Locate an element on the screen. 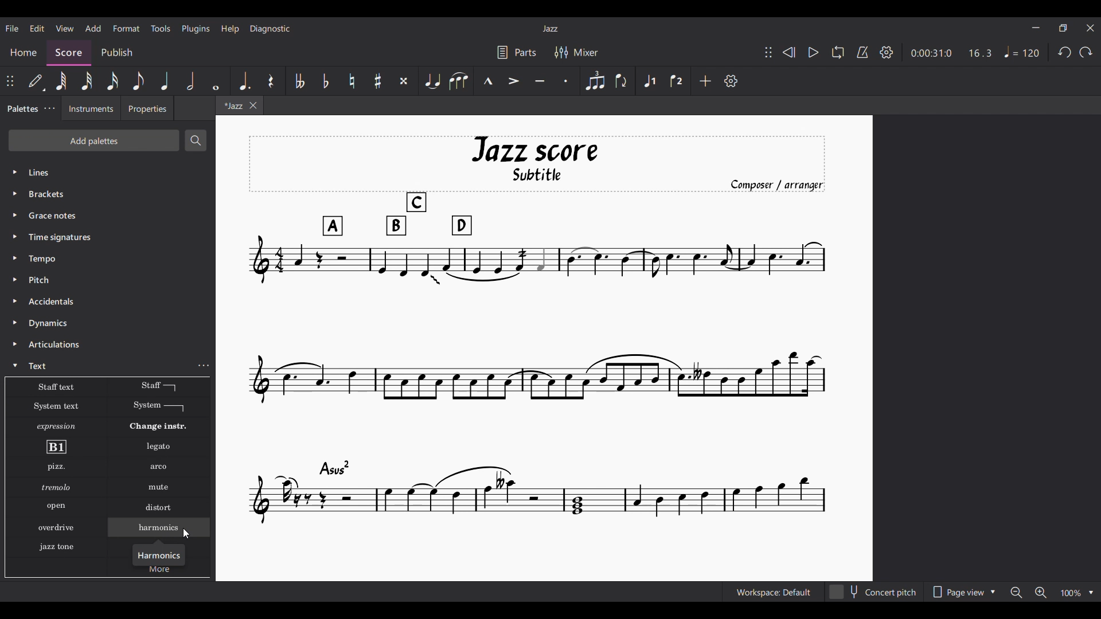 The image size is (1101, 619). 8th note is located at coordinates (139, 81).